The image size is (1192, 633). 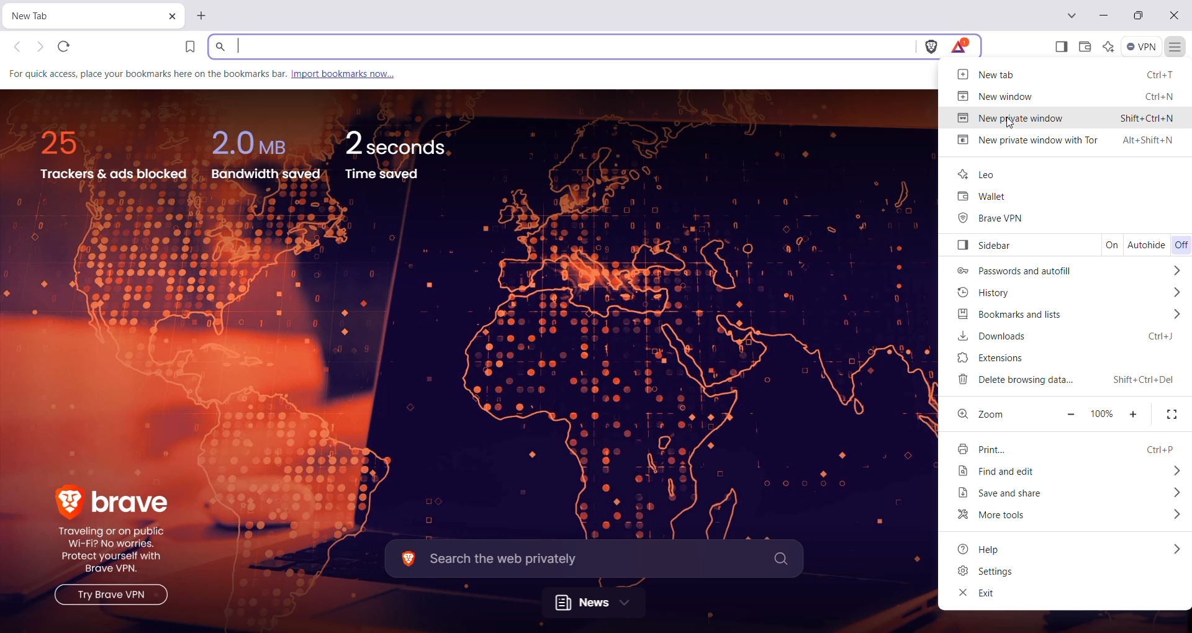 I want to click on Help, so click(x=981, y=548).